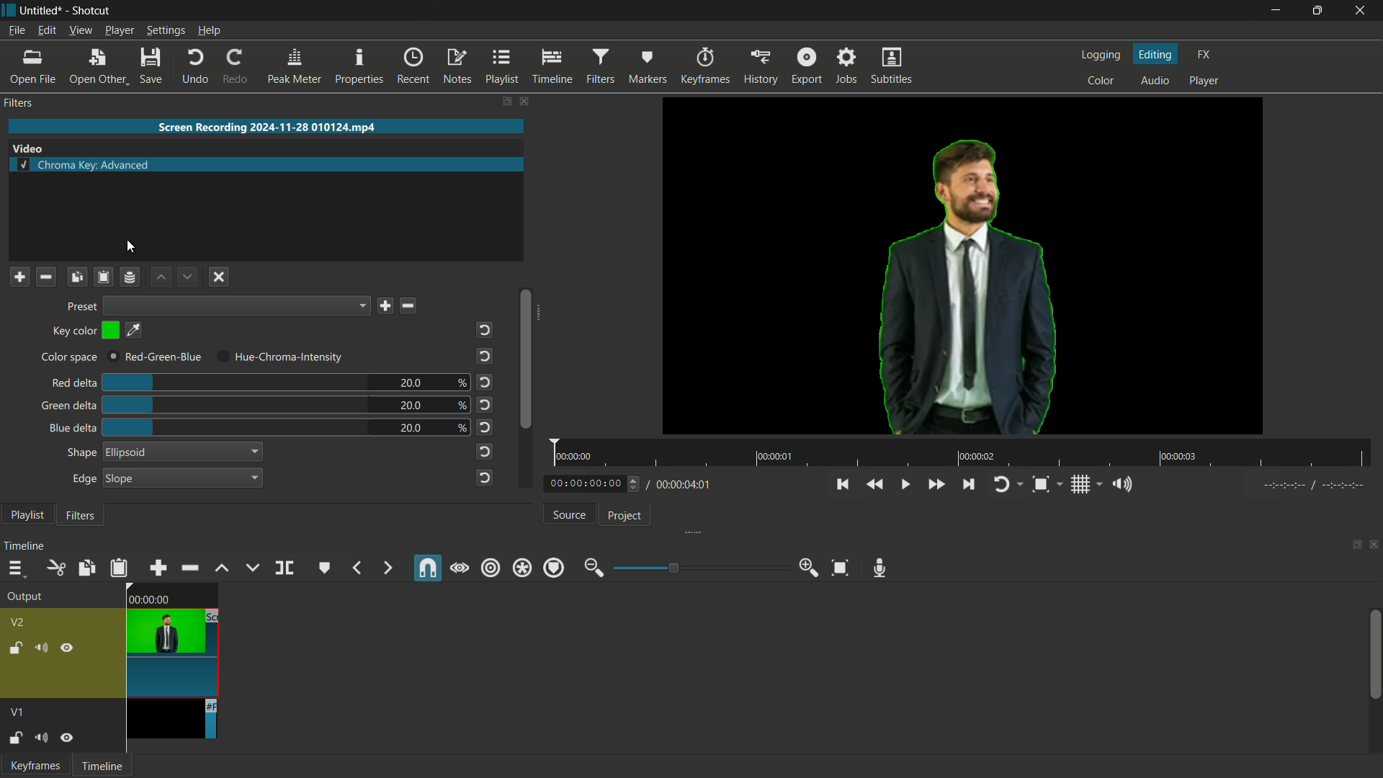 The width and height of the screenshot is (1383, 778). What do you see at coordinates (646, 66) in the screenshot?
I see `markers` at bounding box center [646, 66].